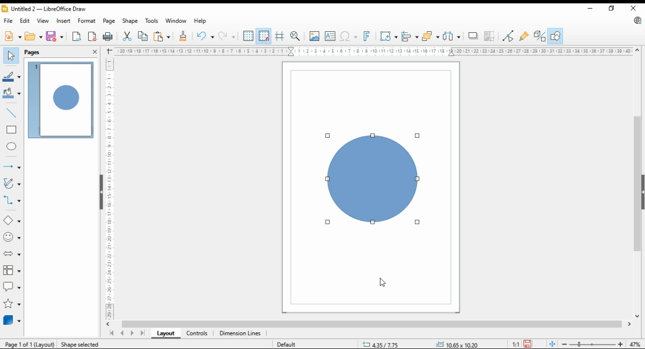  What do you see at coordinates (14, 36) in the screenshot?
I see `new` at bounding box center [14, 36].